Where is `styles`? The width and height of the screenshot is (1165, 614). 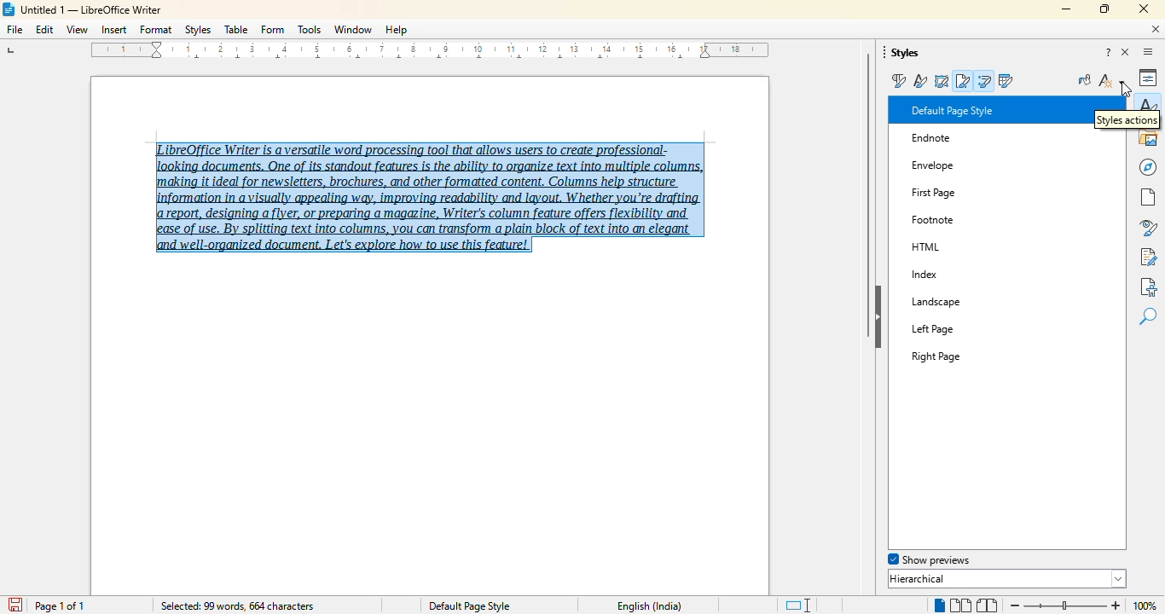 styles is located at coordinates (903, 53).